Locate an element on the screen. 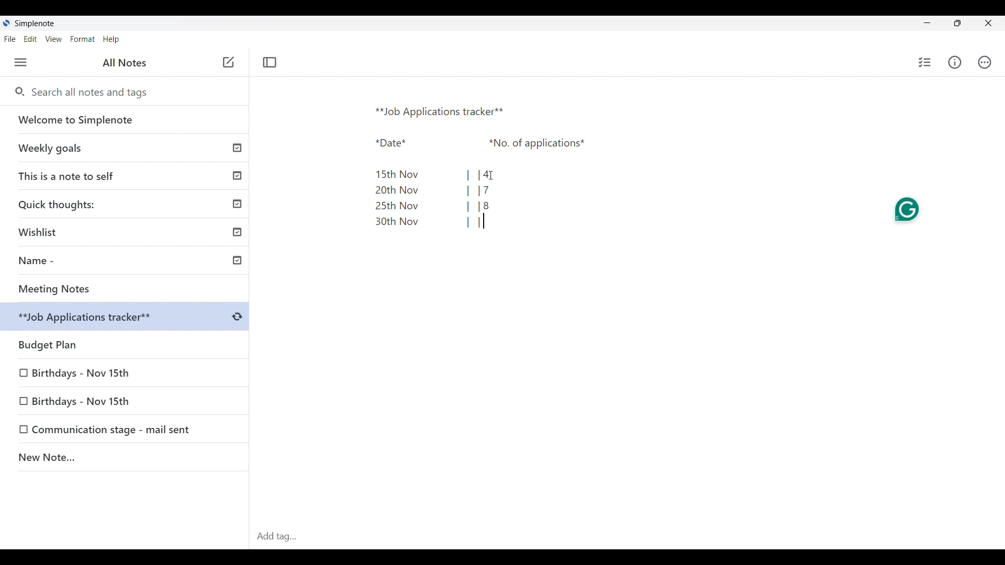  Software logo is located at coordinates (6, 23).